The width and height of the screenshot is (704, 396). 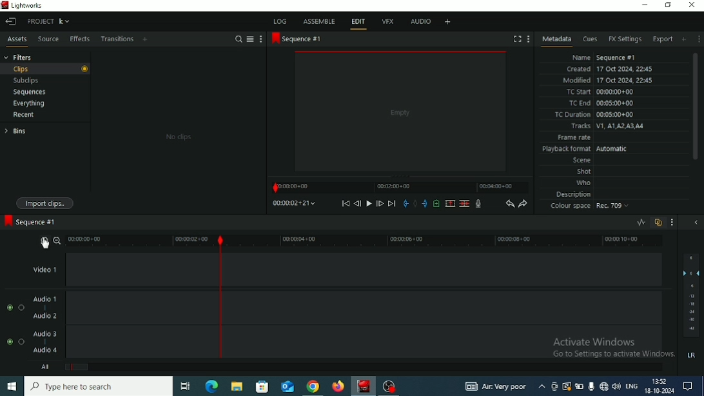 I want to click on Show settings menu, so click(x=529, y=39).